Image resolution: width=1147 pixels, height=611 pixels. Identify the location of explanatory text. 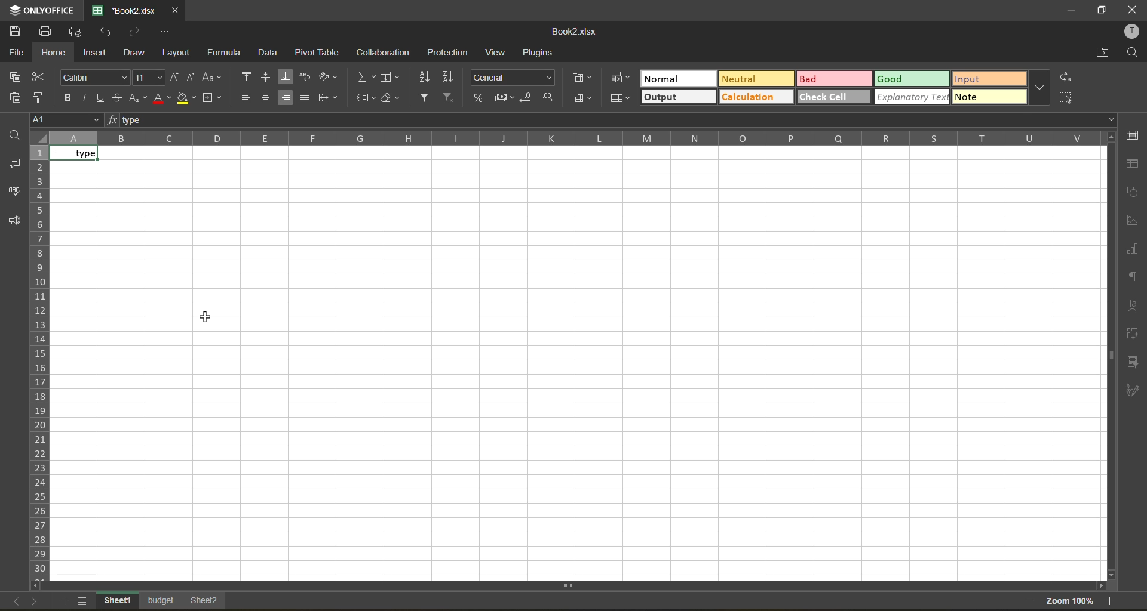
(910, 97).